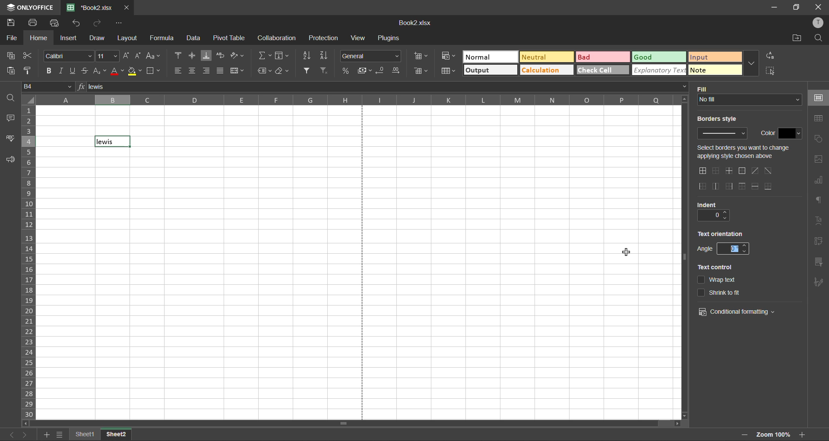 The height and width of the screenshot is (441, 829). Describe the element at coordinates (127, 38) in the screenshot. I see `layout` at that location.